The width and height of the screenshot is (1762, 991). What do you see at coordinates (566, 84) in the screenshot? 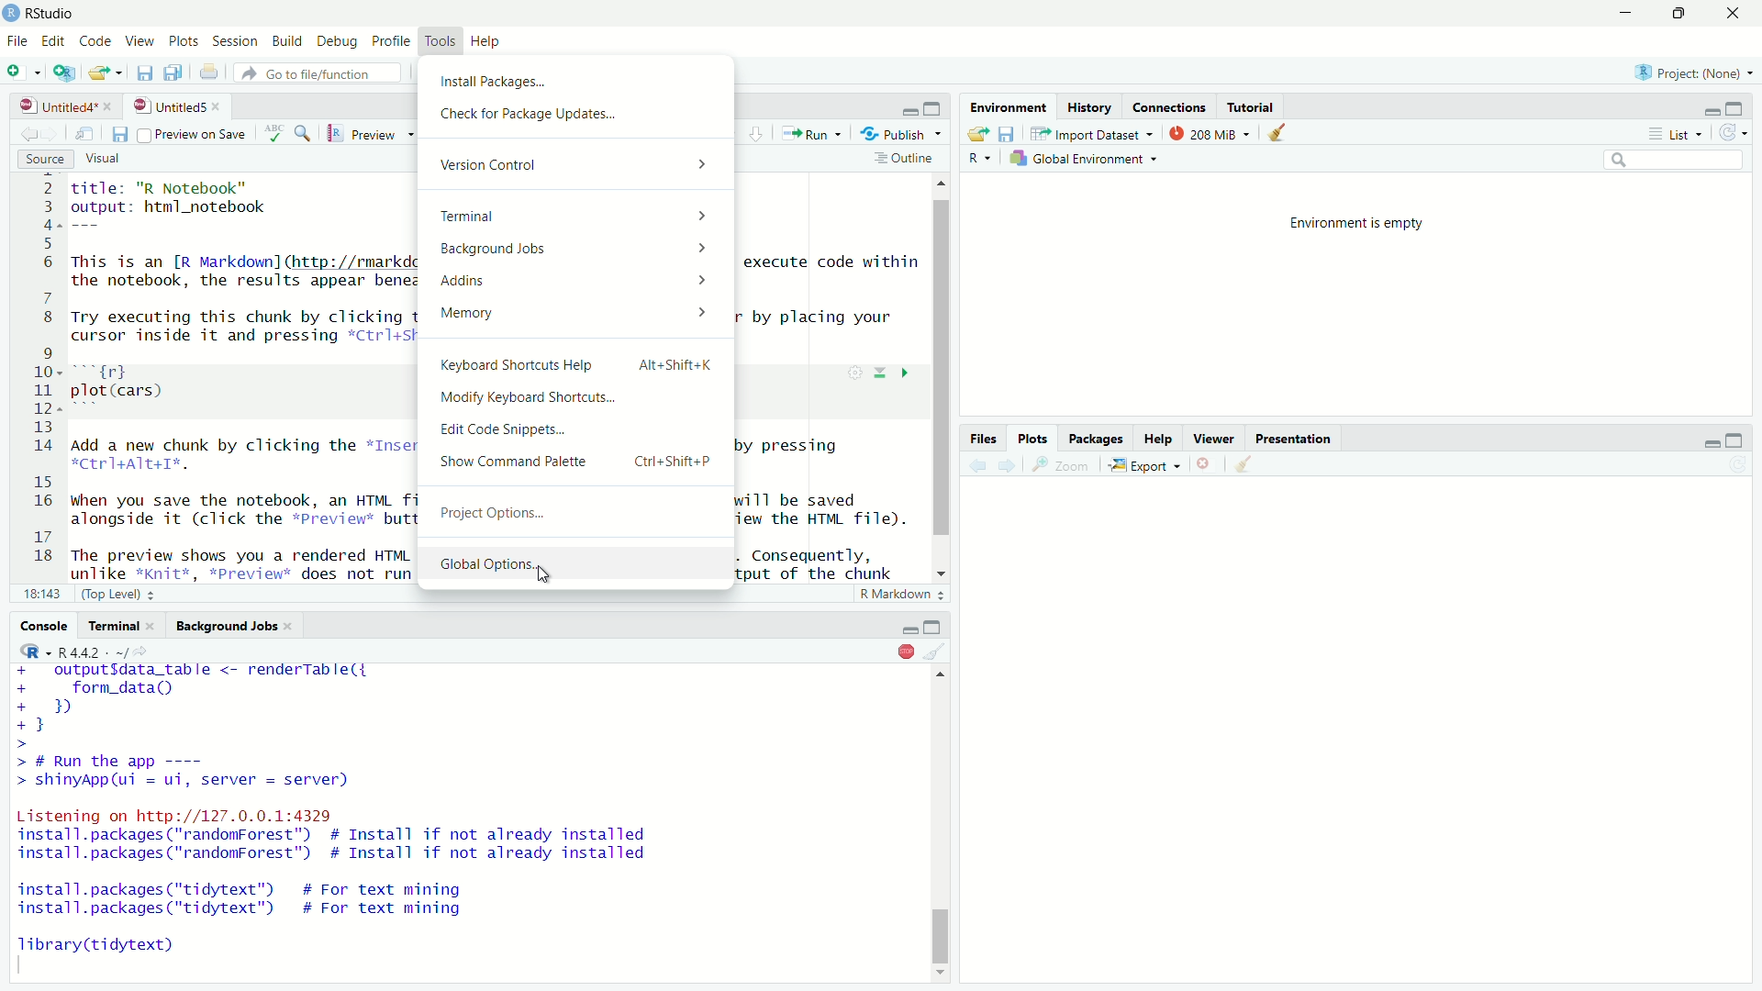
I see `Install Packages.` at bounding box center [566, 84].